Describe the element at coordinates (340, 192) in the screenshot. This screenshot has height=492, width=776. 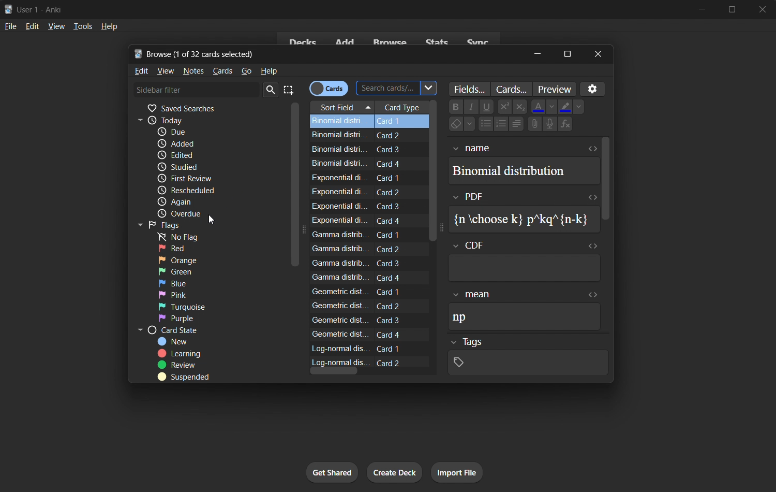
I see `Exponential di.` at that location.